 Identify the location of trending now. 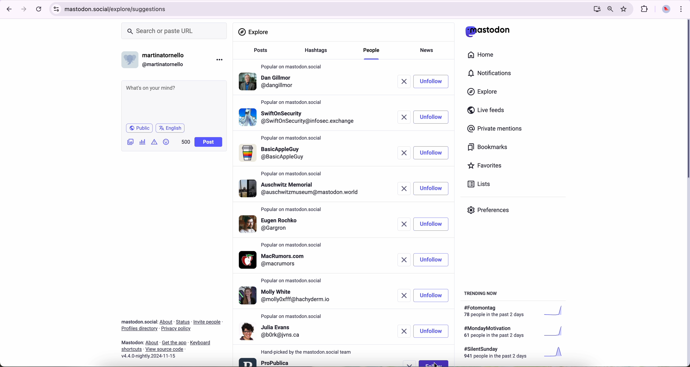
(481, 293).